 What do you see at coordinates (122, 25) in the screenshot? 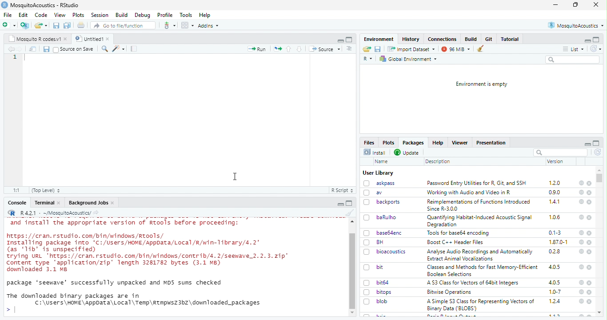
I see `Go to file/function` at bounding box center [122, 25].